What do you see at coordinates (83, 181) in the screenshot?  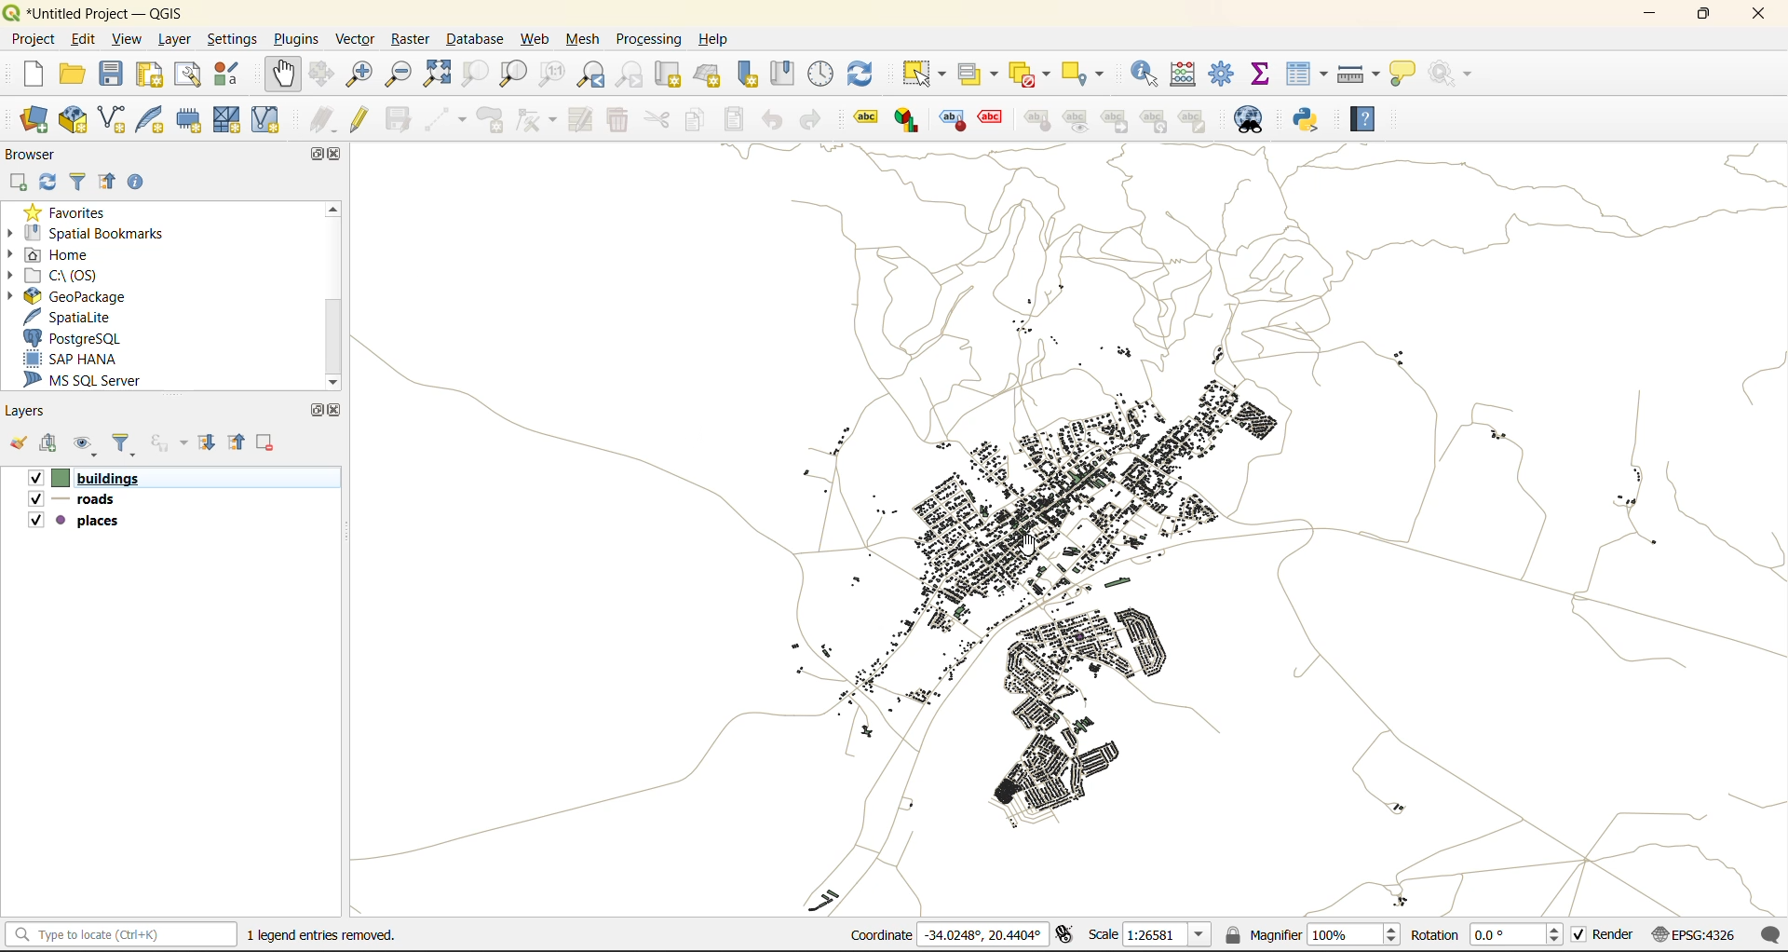 I see `filter` at bounding box center [83, 181].